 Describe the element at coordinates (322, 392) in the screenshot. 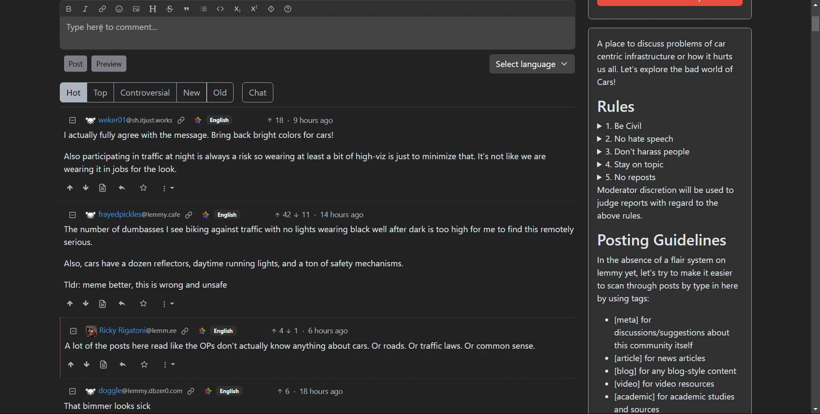

I see `18 hours ago` at that location.